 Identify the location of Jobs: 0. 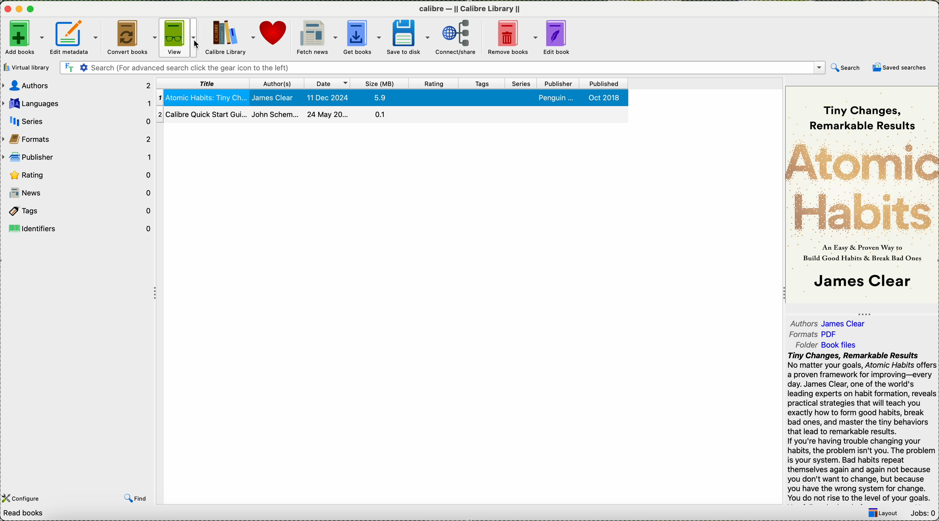
(923, 512).